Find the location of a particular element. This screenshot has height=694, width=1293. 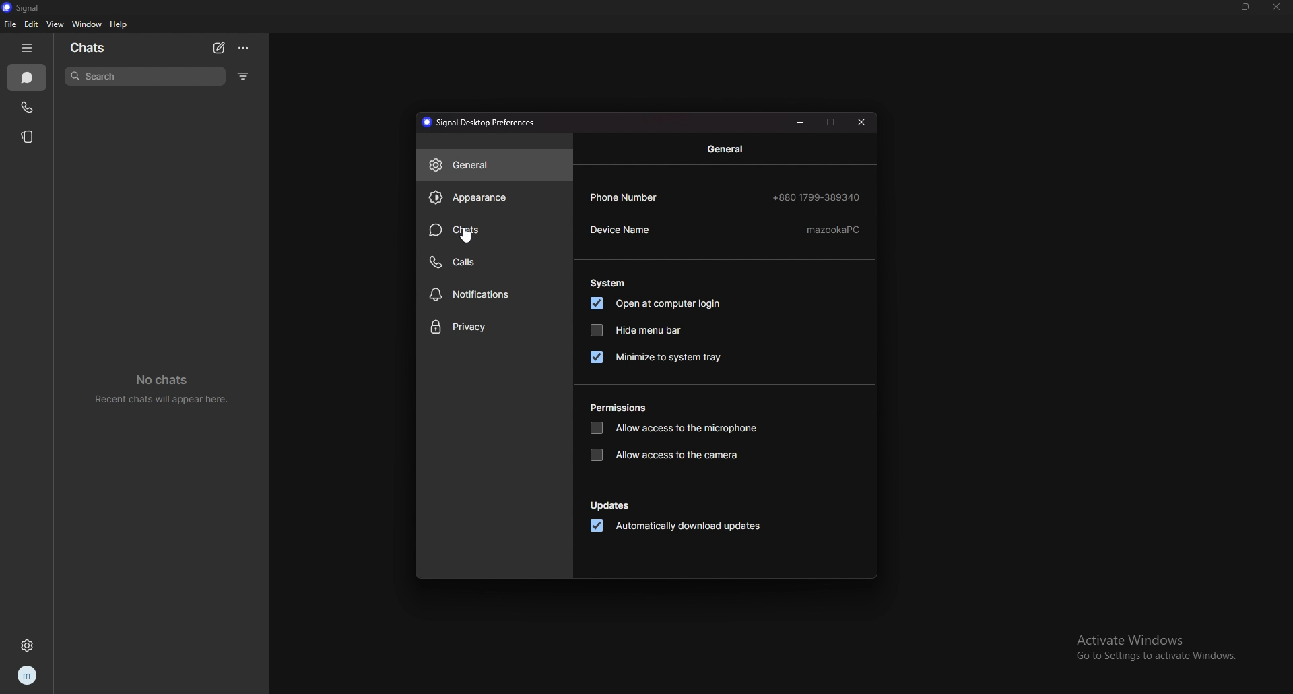

minimize is located at coordinates (1216, 7).